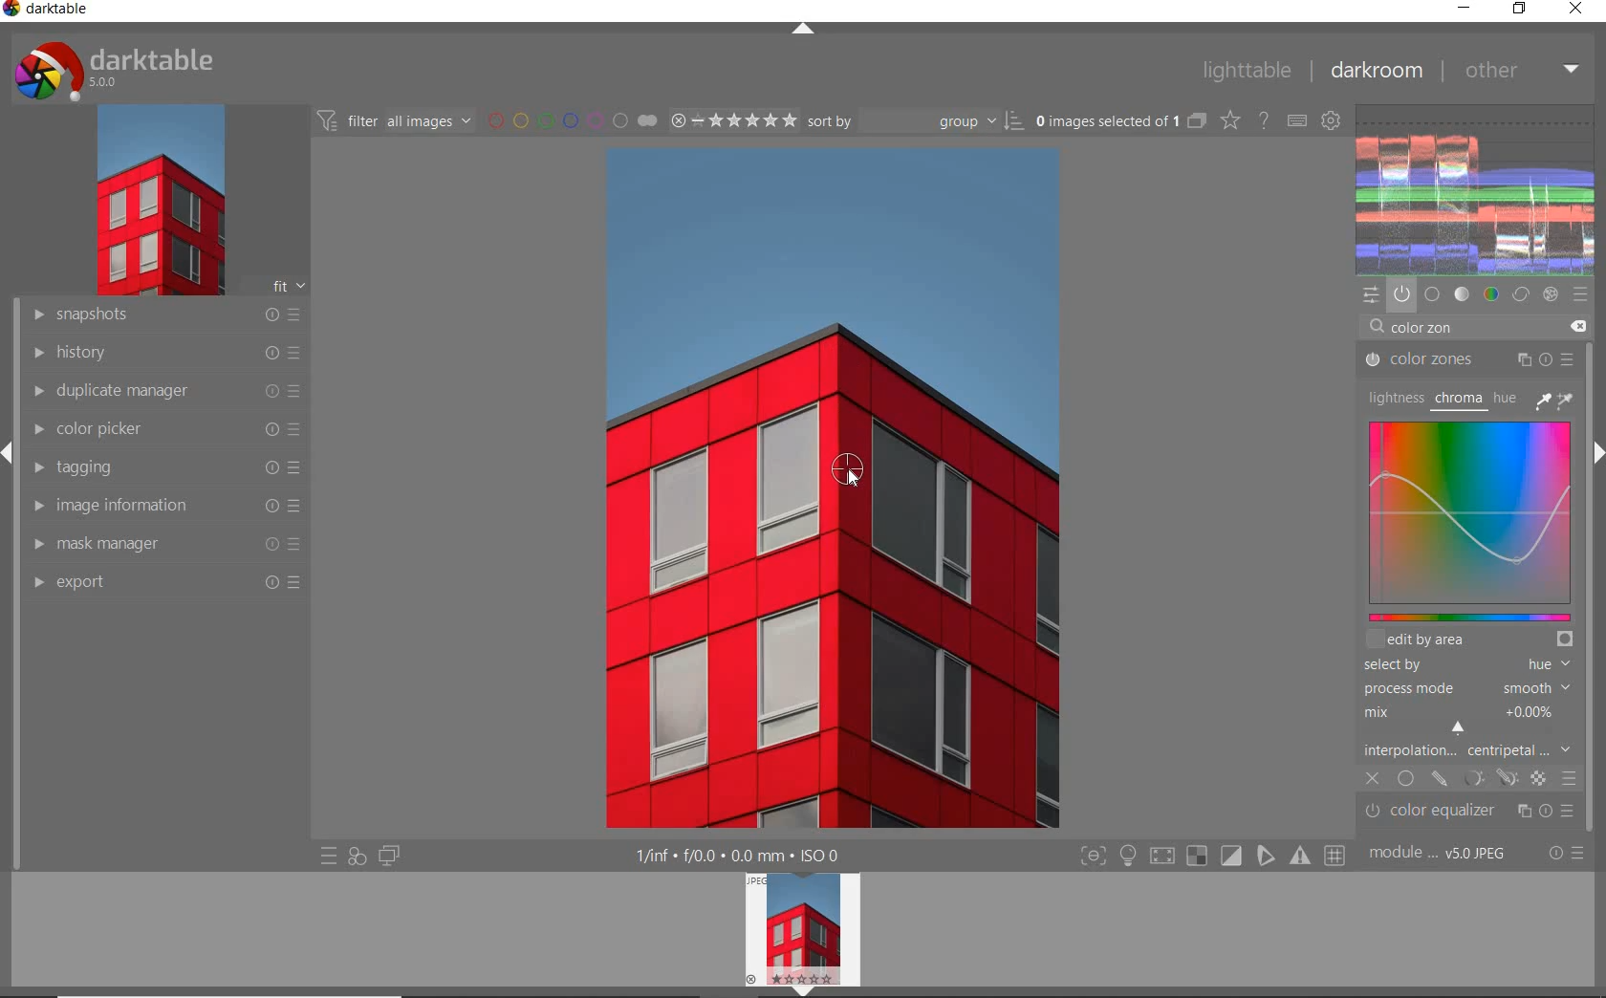  Describe the element at coordinates (329, 857) in the screenshot. I see `quick access to presets` at that location.